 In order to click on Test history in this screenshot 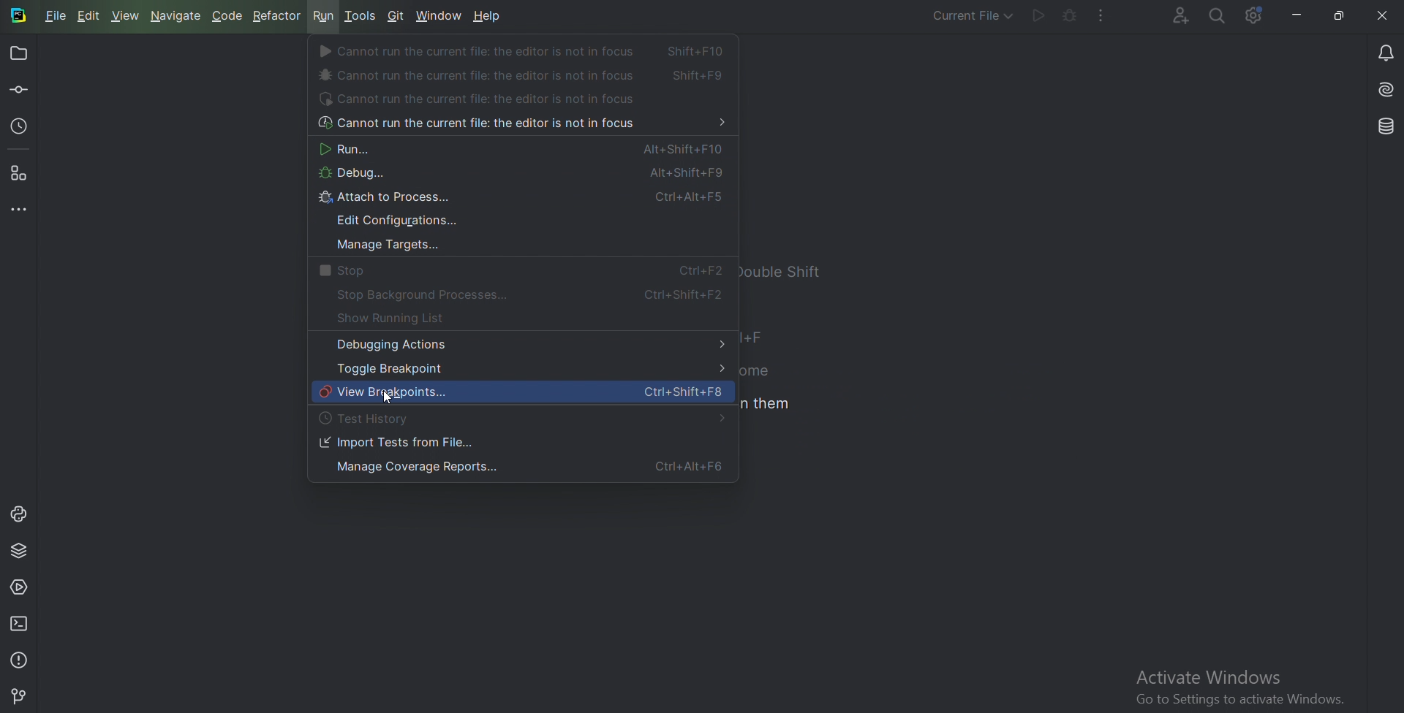, I will do `click(371, 419)`.